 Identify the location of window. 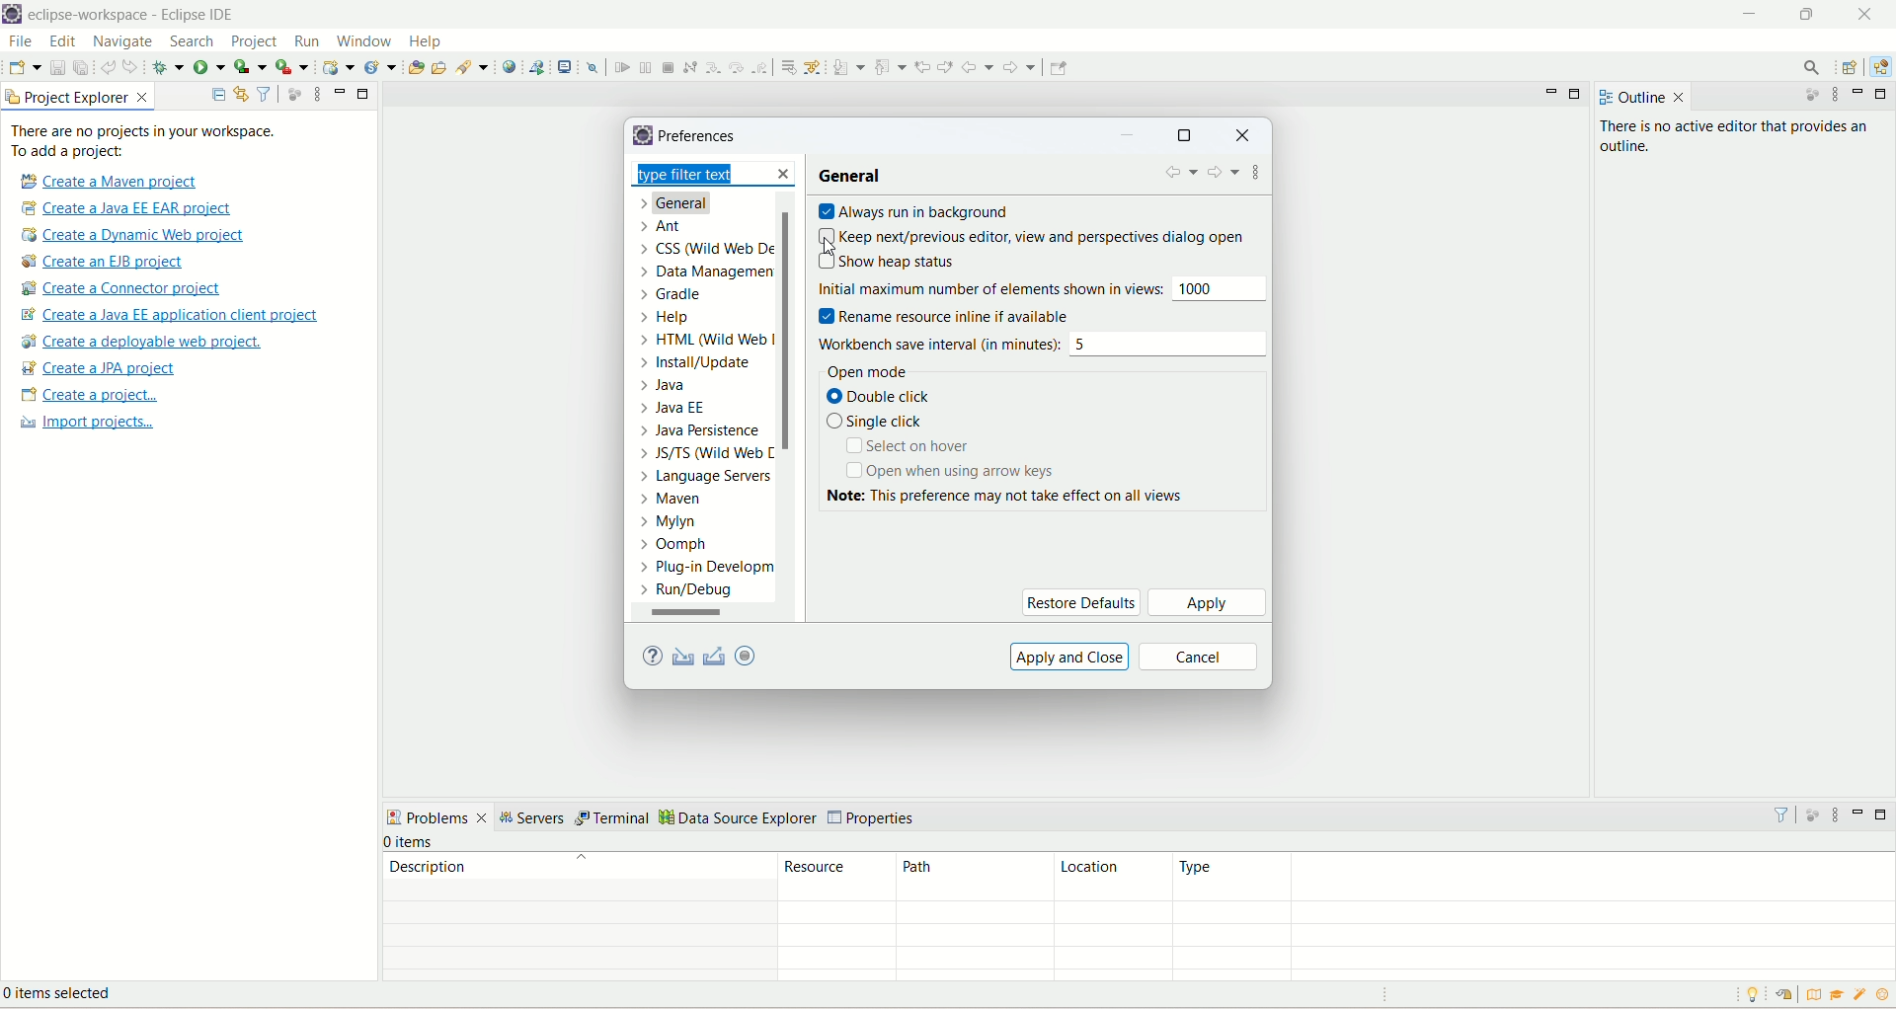
(363, 39).